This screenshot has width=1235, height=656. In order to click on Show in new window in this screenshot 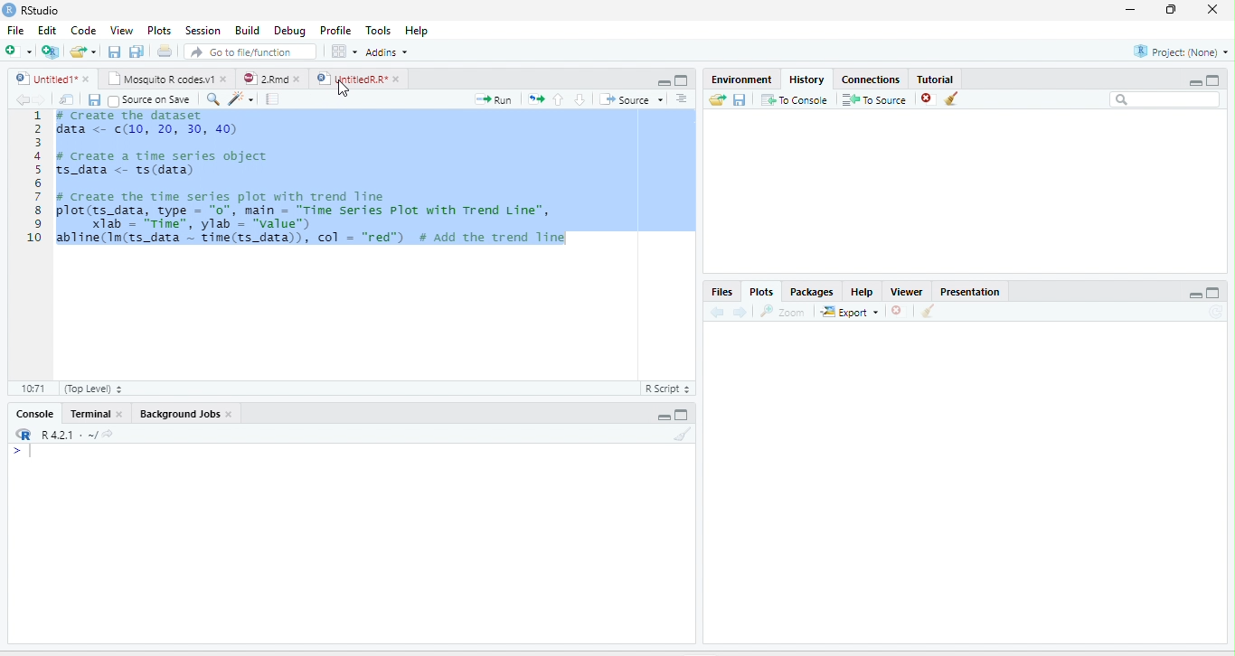, I will do `click(67, 98)`.